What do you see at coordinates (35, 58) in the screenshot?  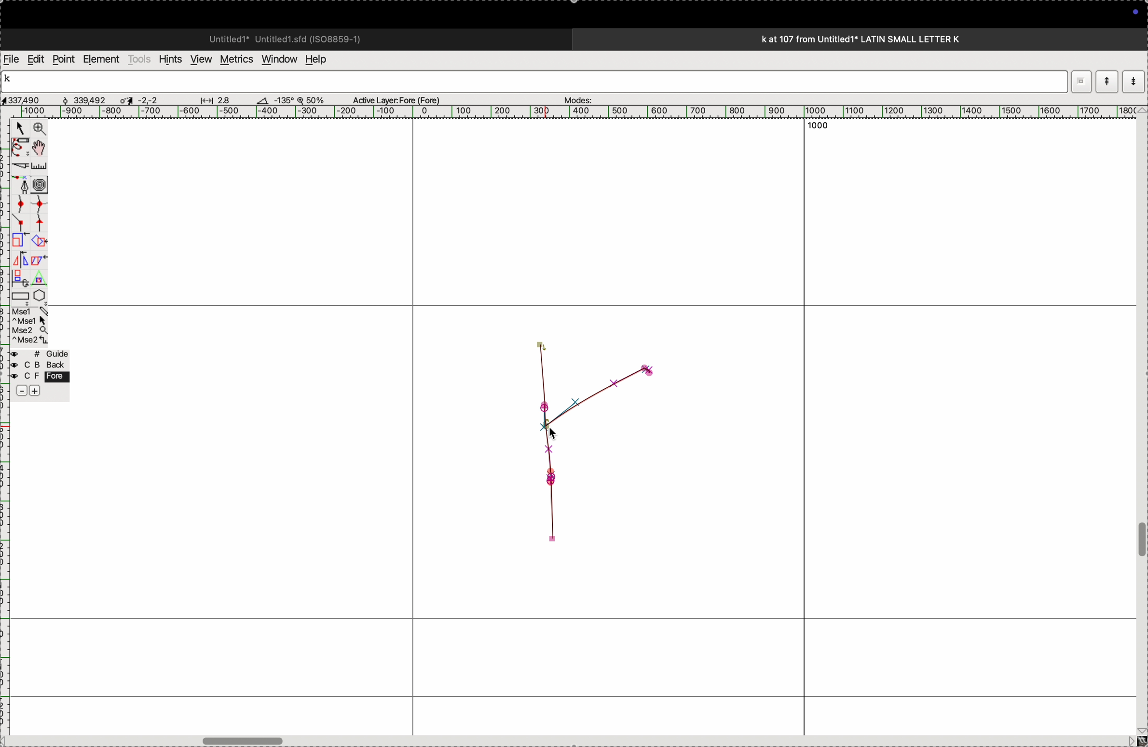 I see `edit` at bounding box center [35, 58].